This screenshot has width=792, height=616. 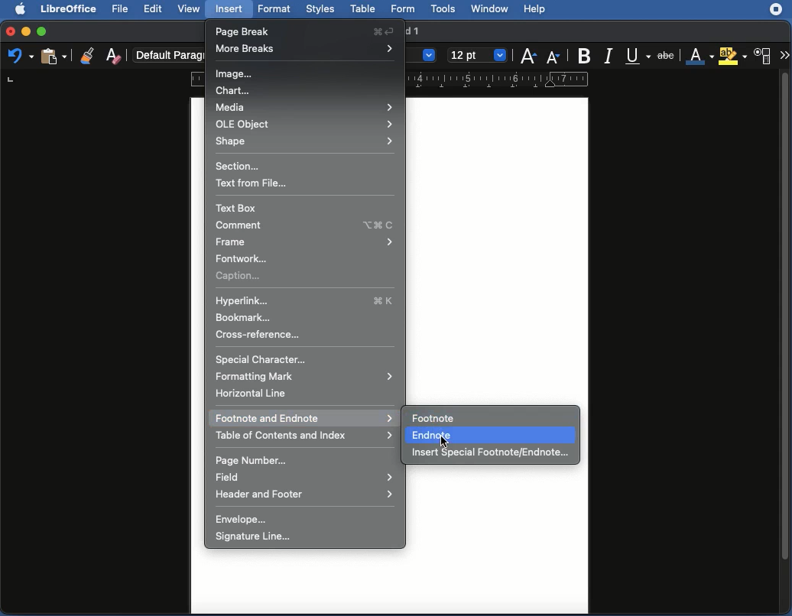 I want to click on Paste, so click(x=53, y=56).